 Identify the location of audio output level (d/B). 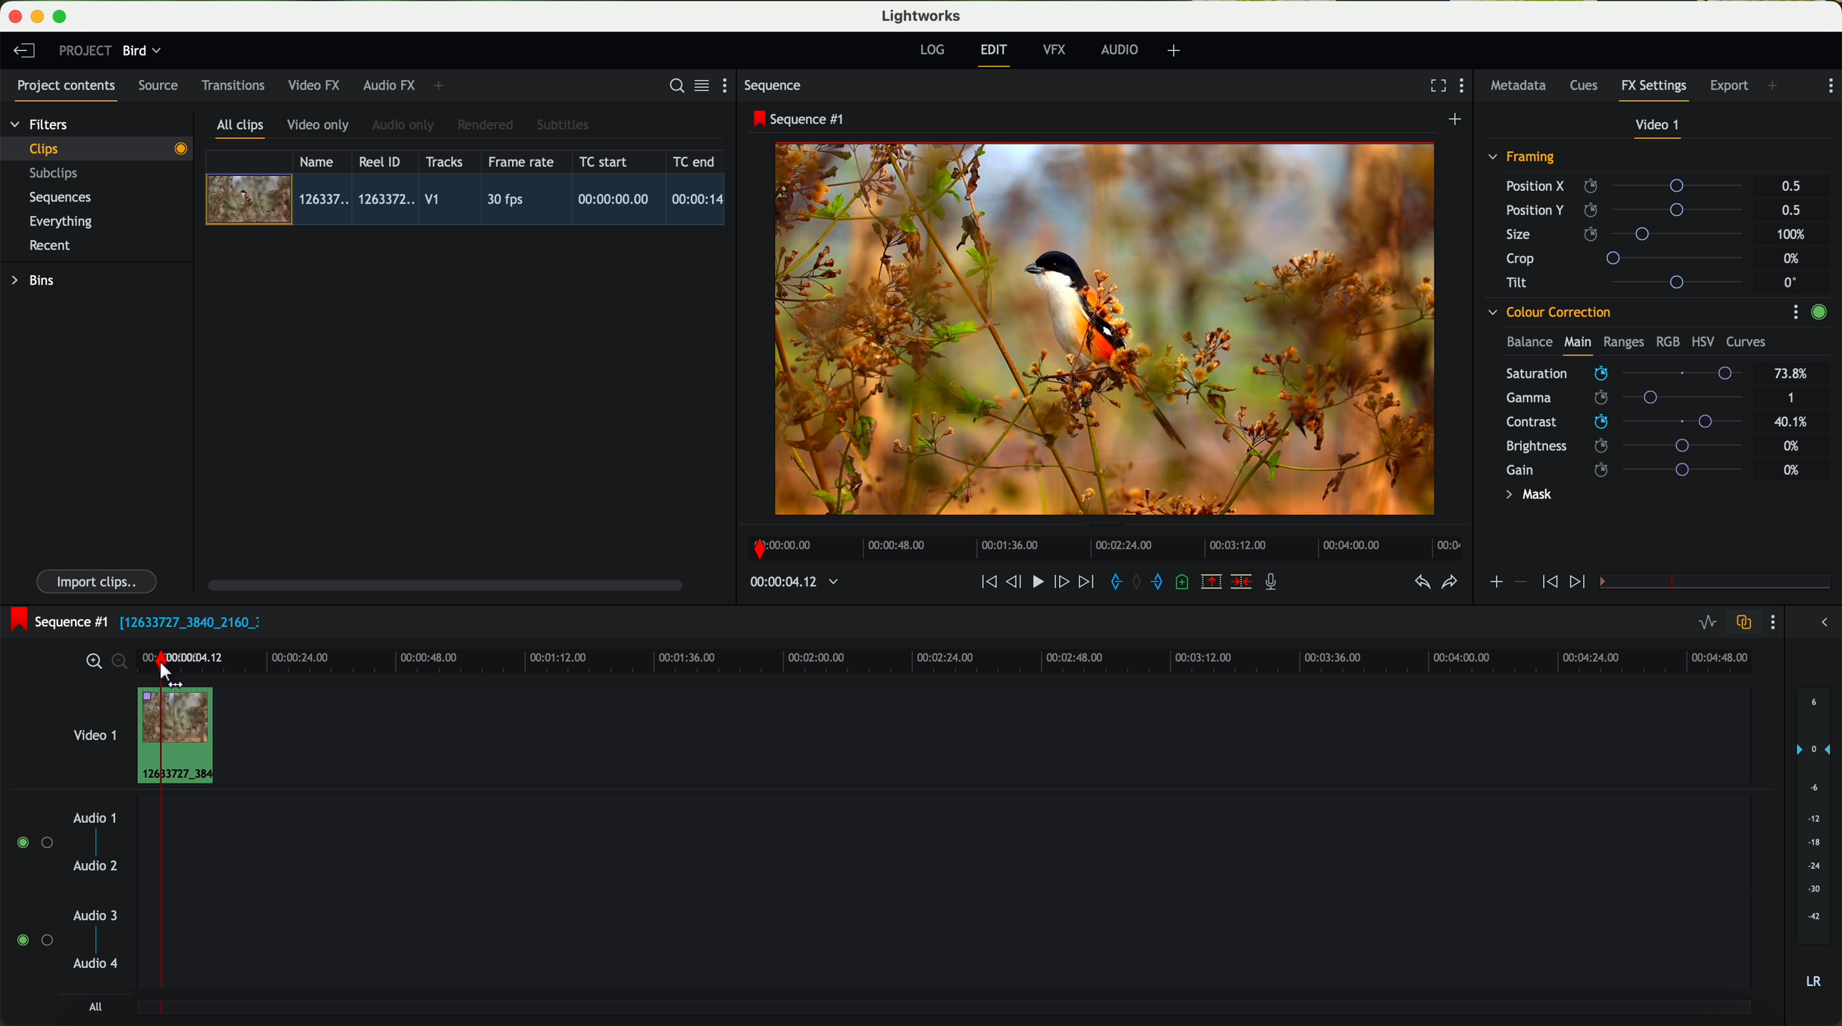
(1814, 843).